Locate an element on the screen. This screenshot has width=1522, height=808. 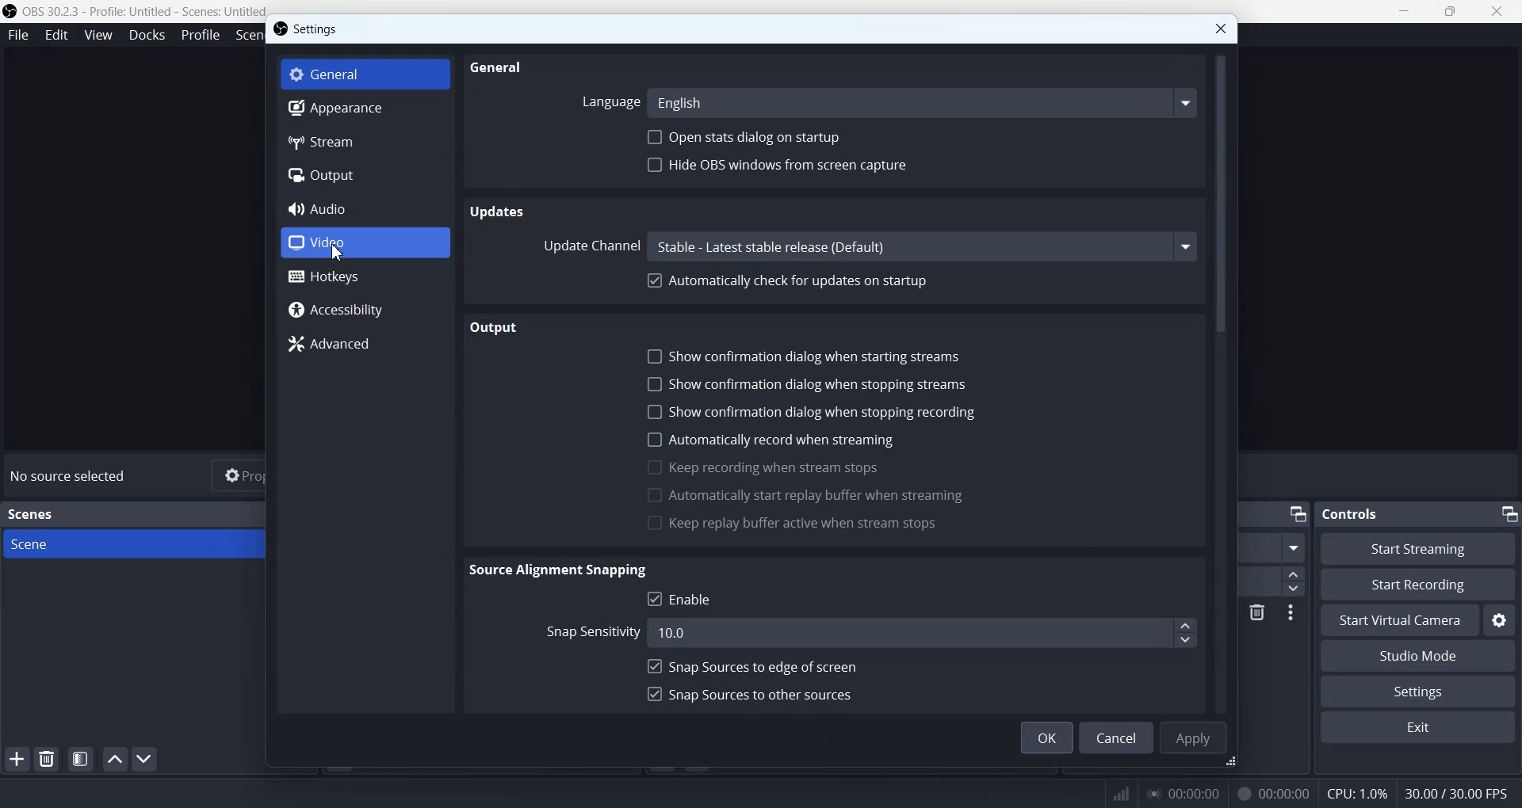
Accessibility is located at coordinates (366, 309).